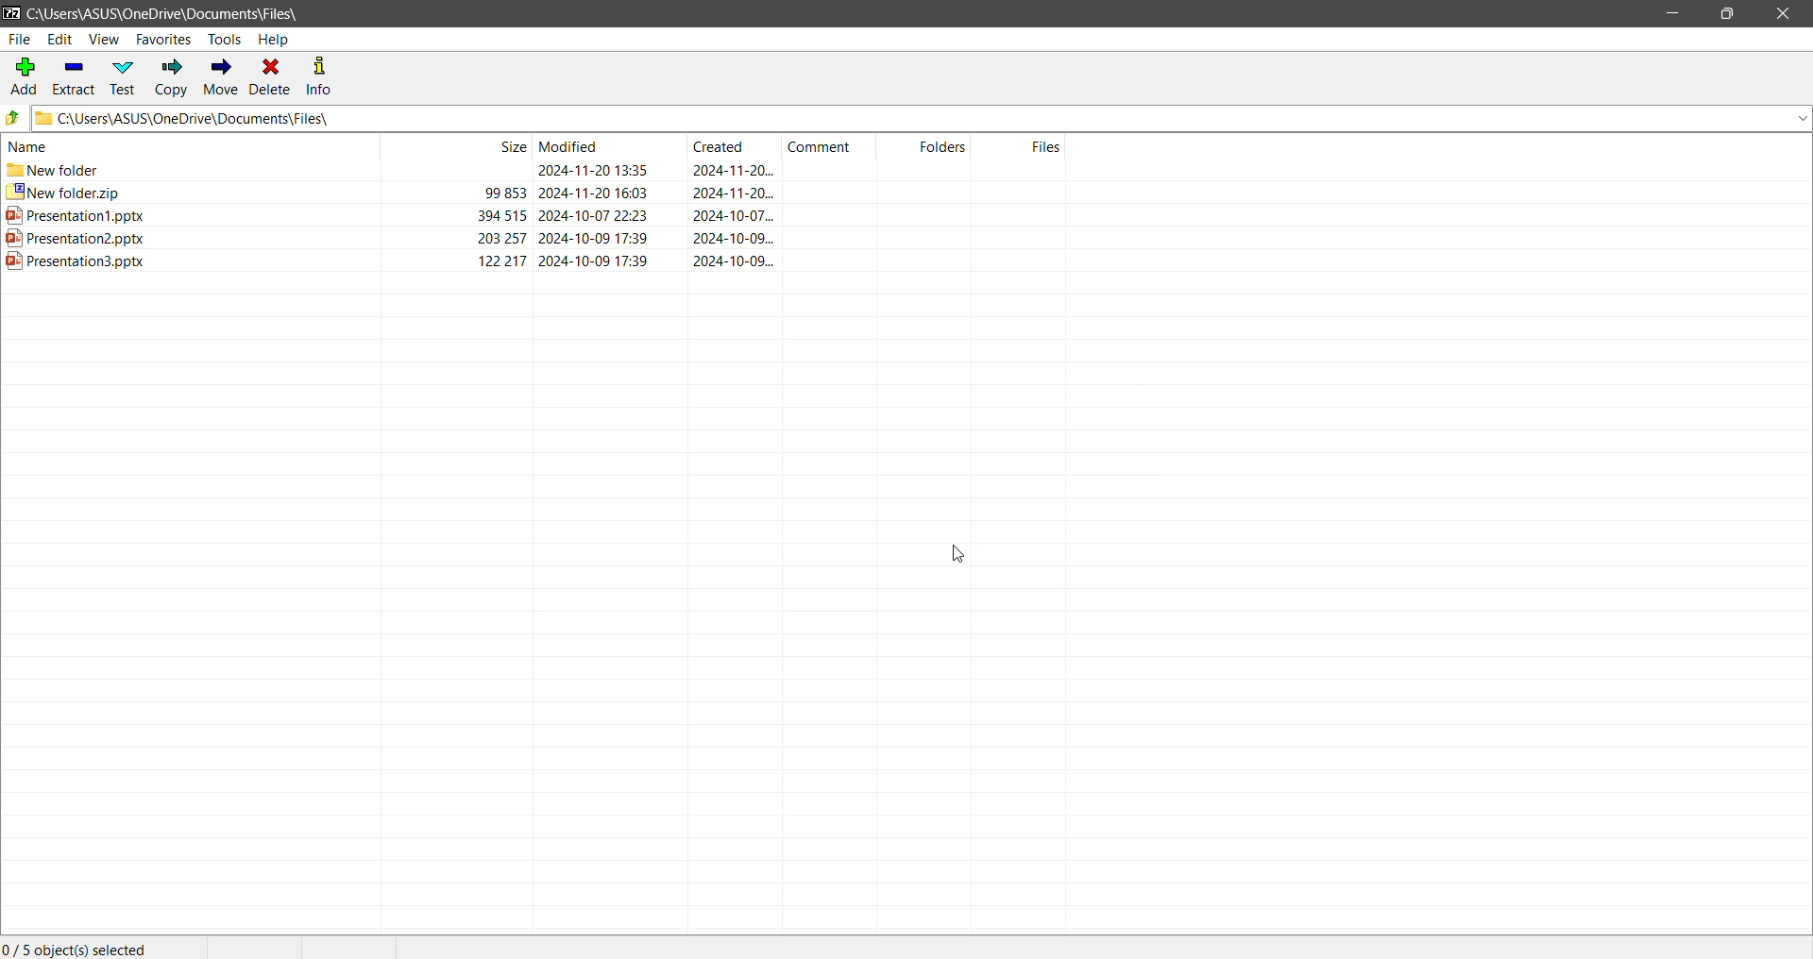 This screenshot has height=959, width=1813. Describe the element at coordinates (1023, 146) in the screenshot. I see `Files` at that location.